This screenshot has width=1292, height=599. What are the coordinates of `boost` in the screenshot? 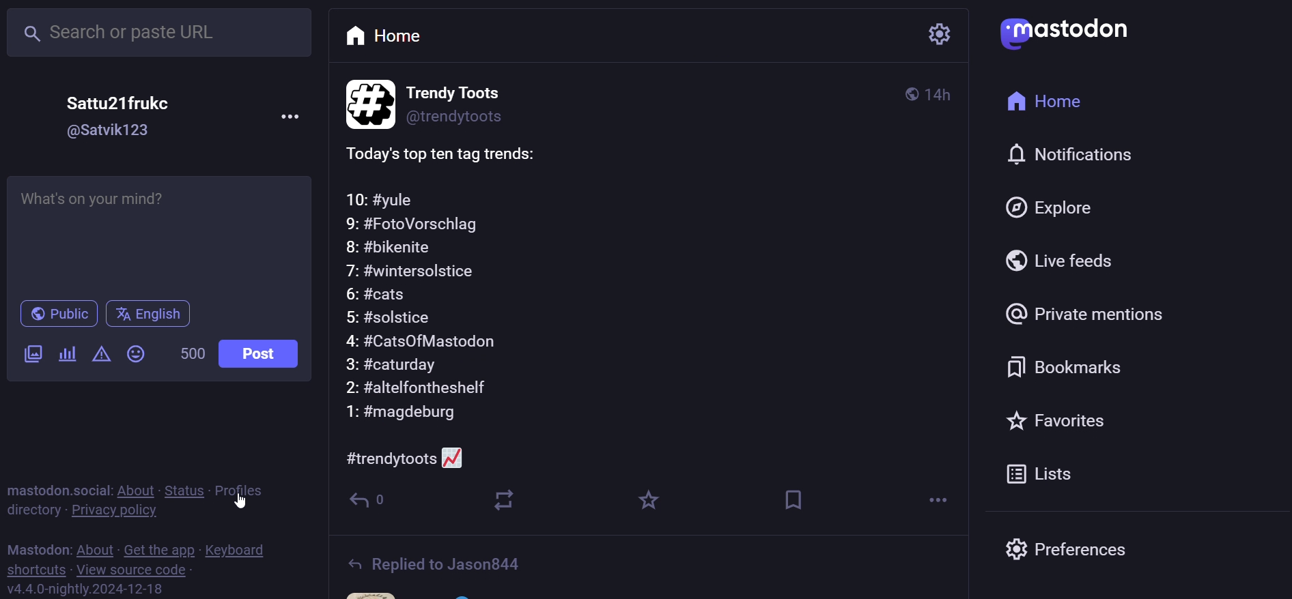 It's located at (499, 502).